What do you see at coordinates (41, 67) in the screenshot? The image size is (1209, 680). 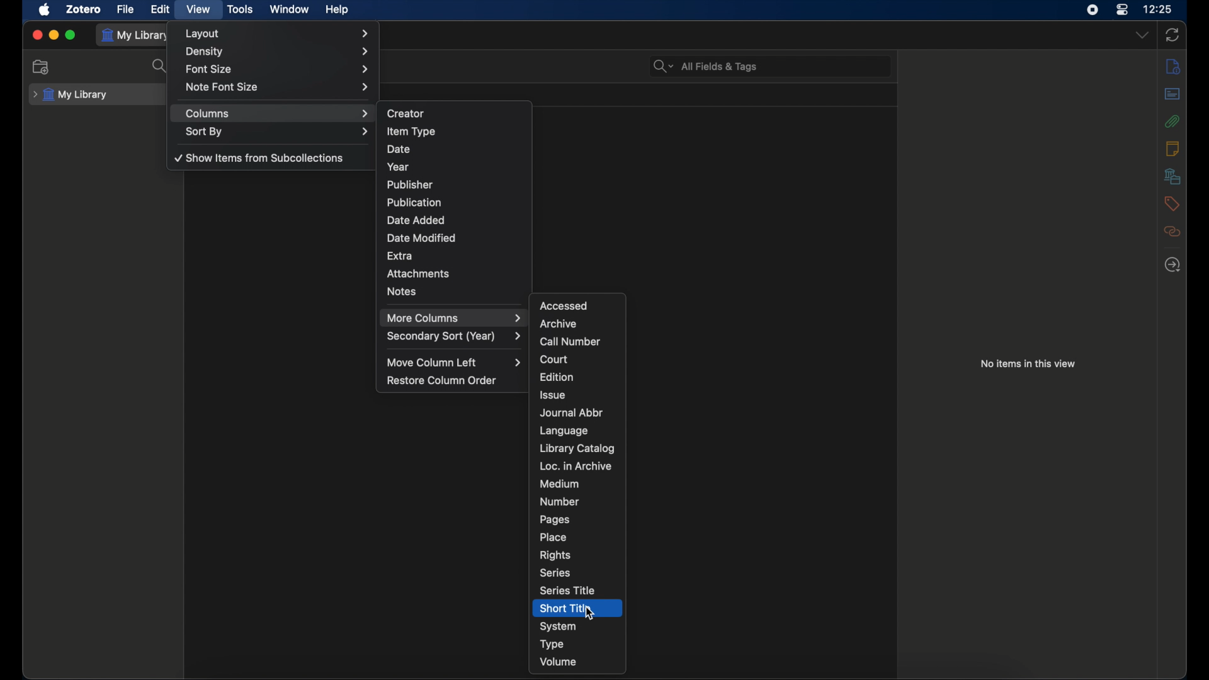 I see `new collection` at bounding box center [41, 67].